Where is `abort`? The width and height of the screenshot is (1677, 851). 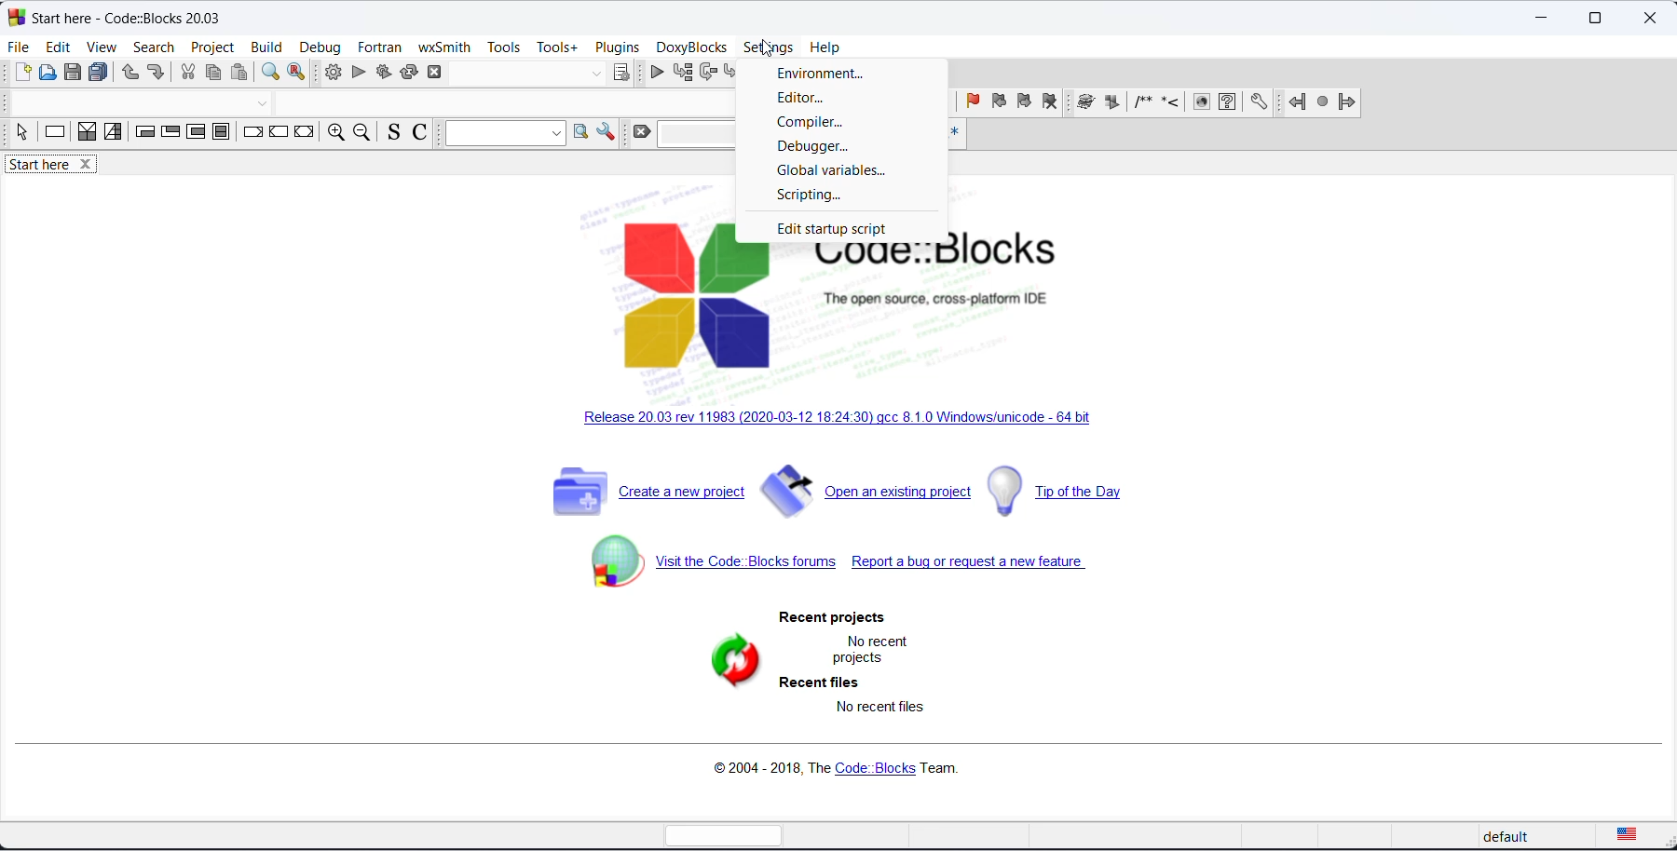
abort is located at coordinates (434, 71).